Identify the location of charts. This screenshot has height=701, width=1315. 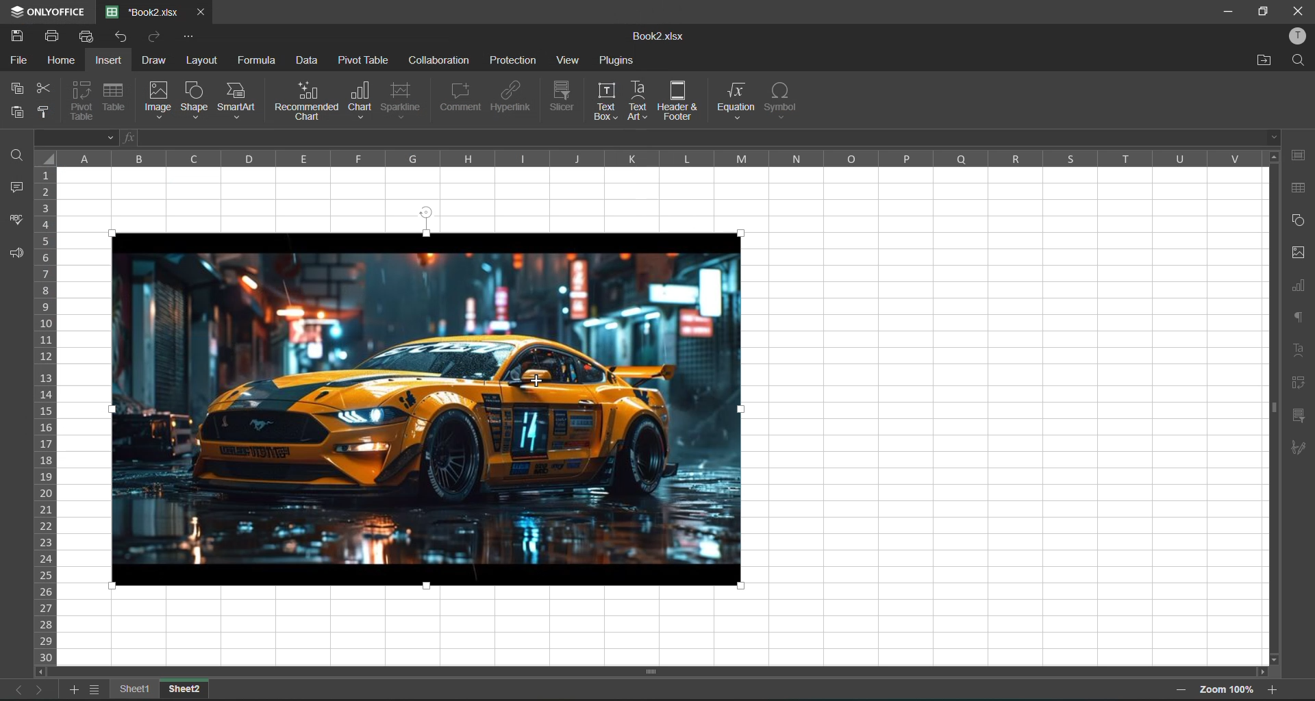
(1299, 288).